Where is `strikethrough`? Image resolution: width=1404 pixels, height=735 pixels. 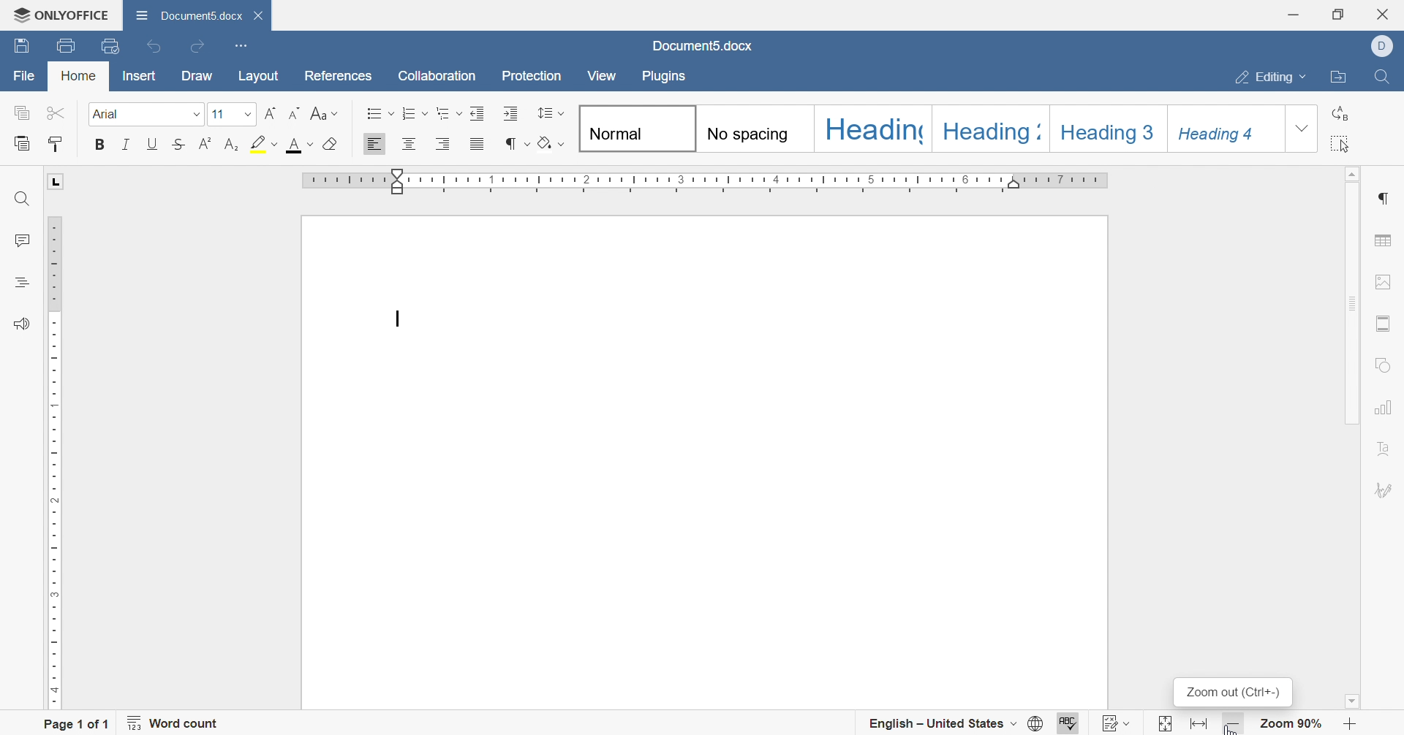
strikethrough is located at coordinates (177, 144).